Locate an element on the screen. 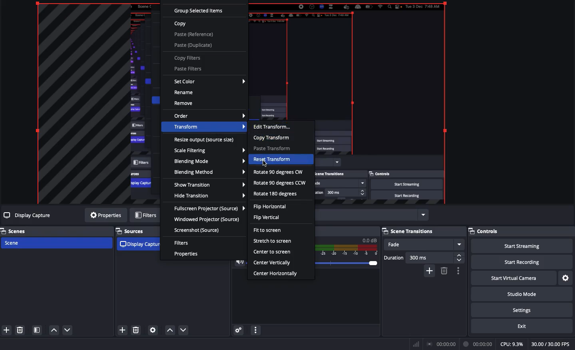 The height and width of the screenshot is (350, 575). Paste is located at coordinates (196, 35).